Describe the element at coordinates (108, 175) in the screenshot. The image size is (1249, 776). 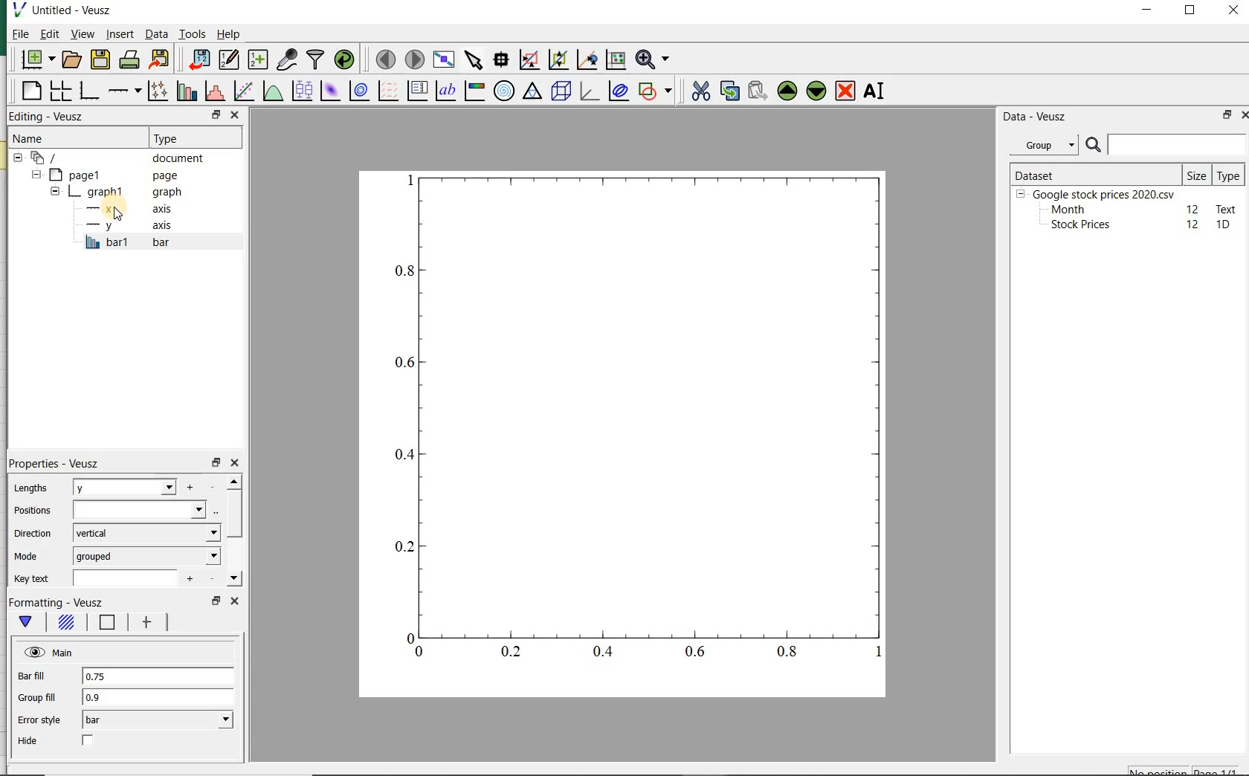
I see `page1` at that location.